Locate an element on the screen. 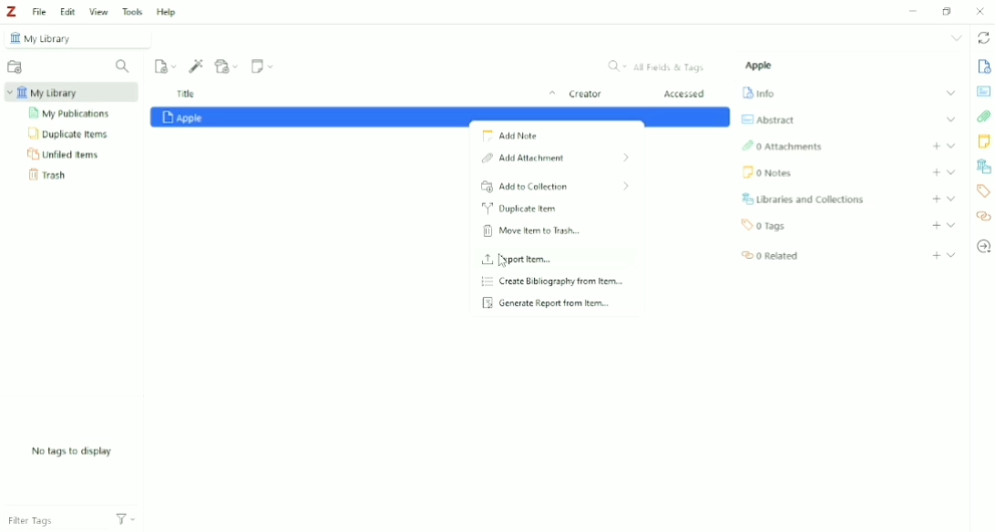  Libraries and Collections is located at coordinates (805, 199).